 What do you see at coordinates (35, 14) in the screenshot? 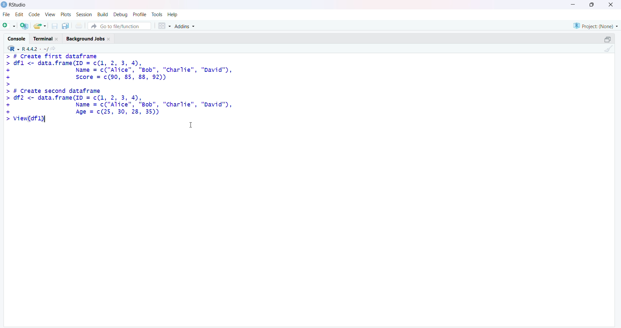
I see `code` at bounding box center [35, 14].